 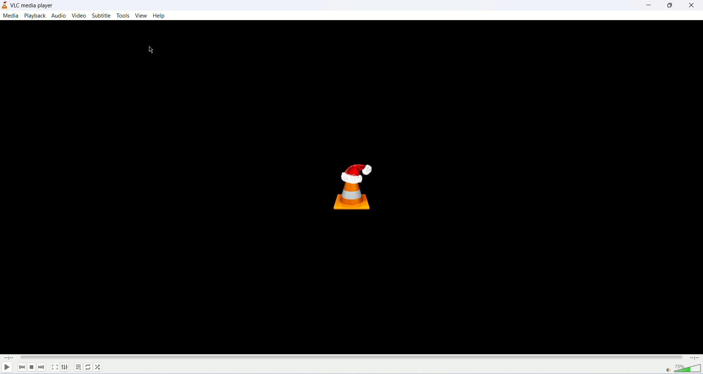 What do you see at coordinates (78, 367) in the screenshot?
I see `toggle playlist` at bounding box center [78, 367].